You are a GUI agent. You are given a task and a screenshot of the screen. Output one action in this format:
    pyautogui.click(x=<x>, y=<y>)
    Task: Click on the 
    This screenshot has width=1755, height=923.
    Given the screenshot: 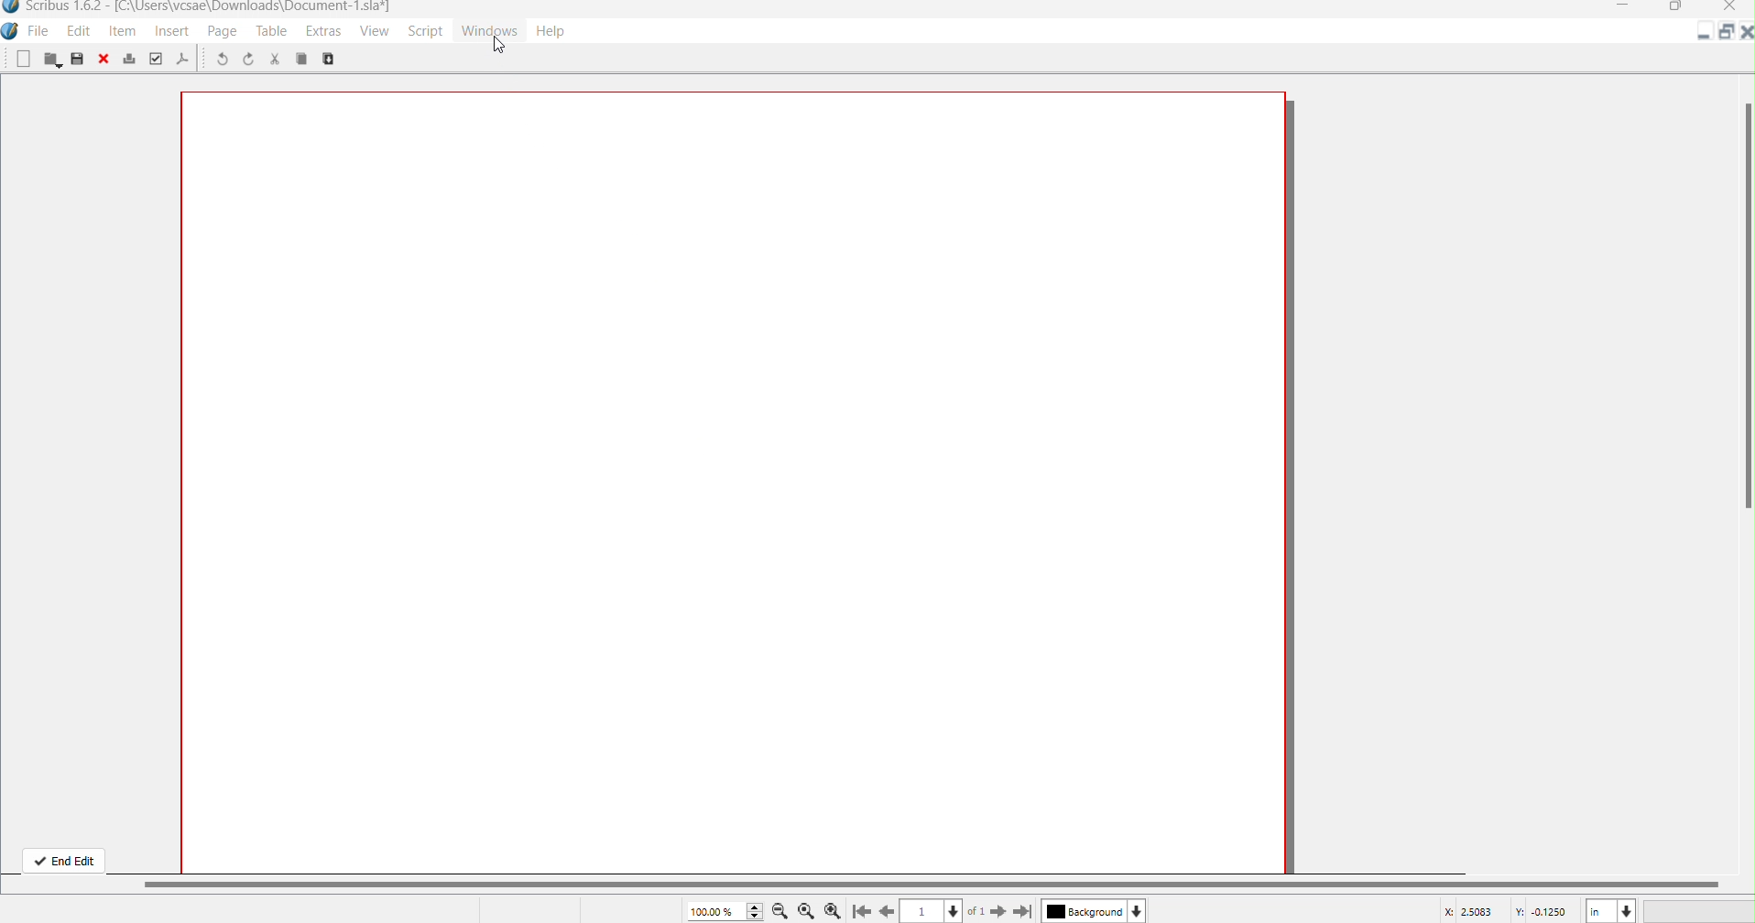 What is the action you would take?
    pyautogui.click(x=304, y=60)
    